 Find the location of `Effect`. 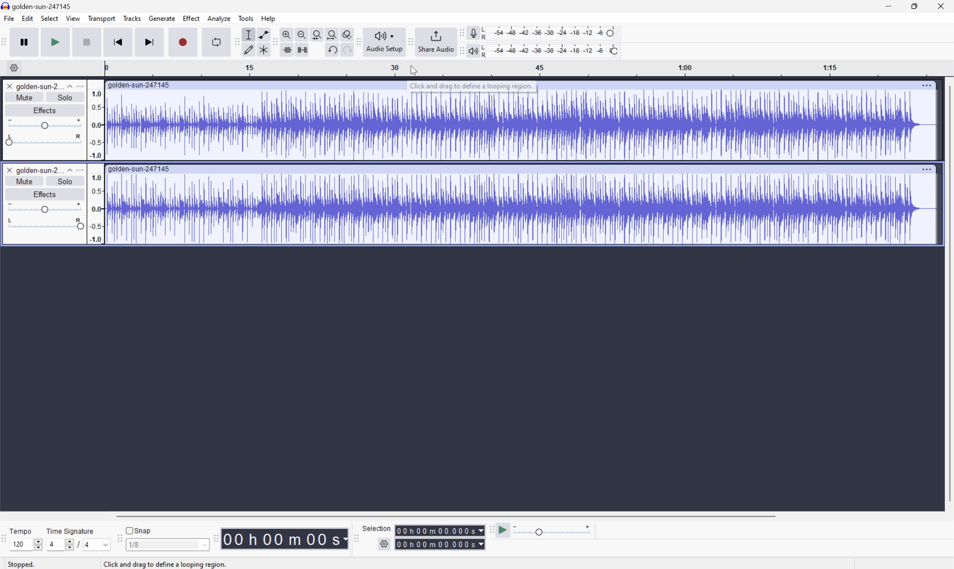

Effect is located at coordinates (192, 19).